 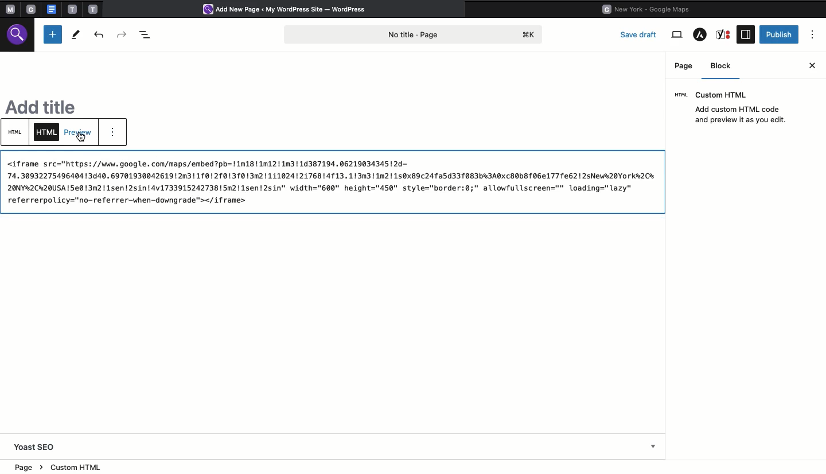 What do you see at coordinates (116, 134) in the screenshot?
I see `more` at bounding box center [116, 134].